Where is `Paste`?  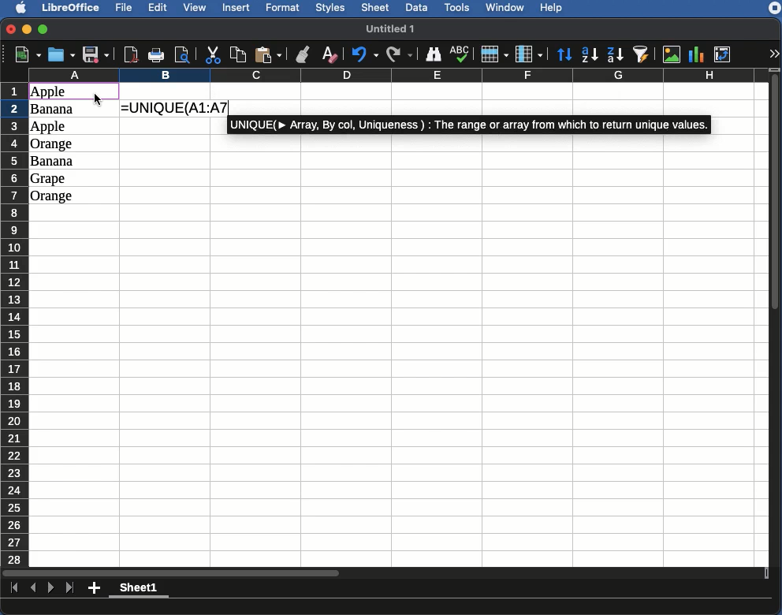
Paste is located at coordinates (270, 54).